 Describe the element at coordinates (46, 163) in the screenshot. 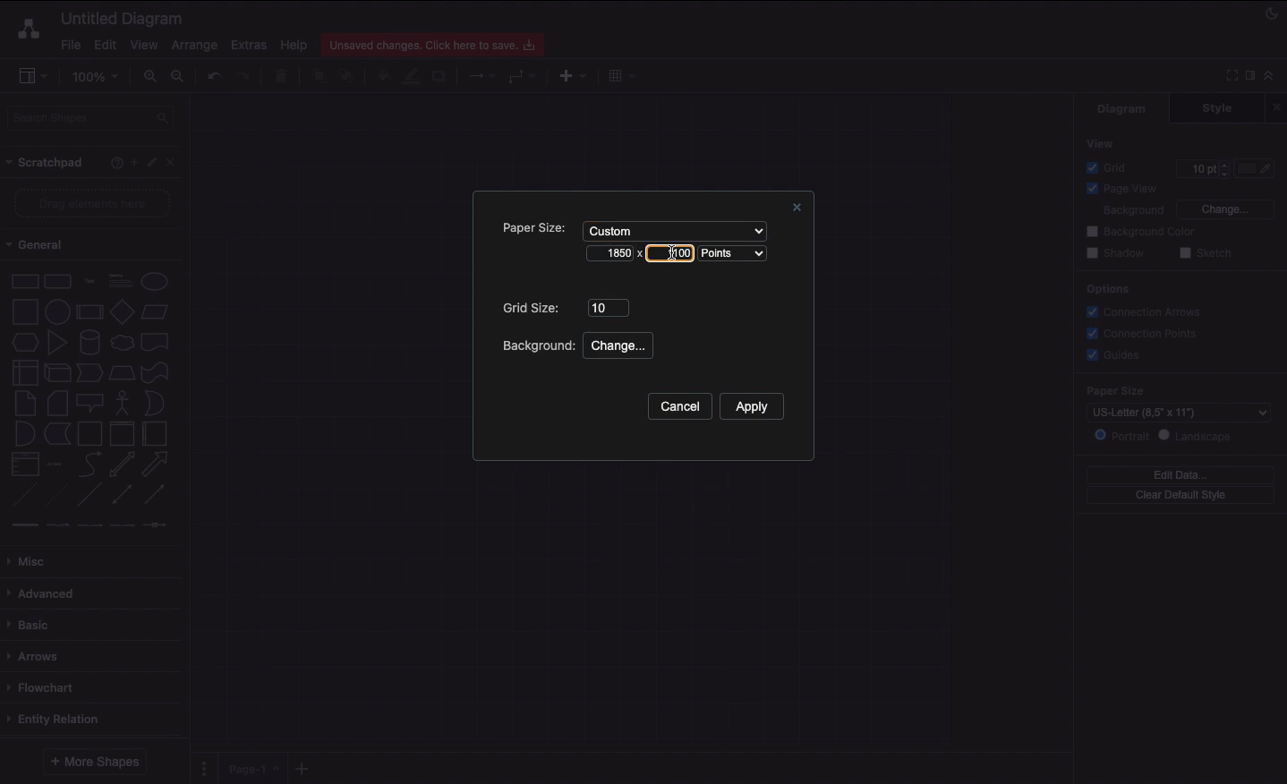

I see `Scrathpad` at that location.